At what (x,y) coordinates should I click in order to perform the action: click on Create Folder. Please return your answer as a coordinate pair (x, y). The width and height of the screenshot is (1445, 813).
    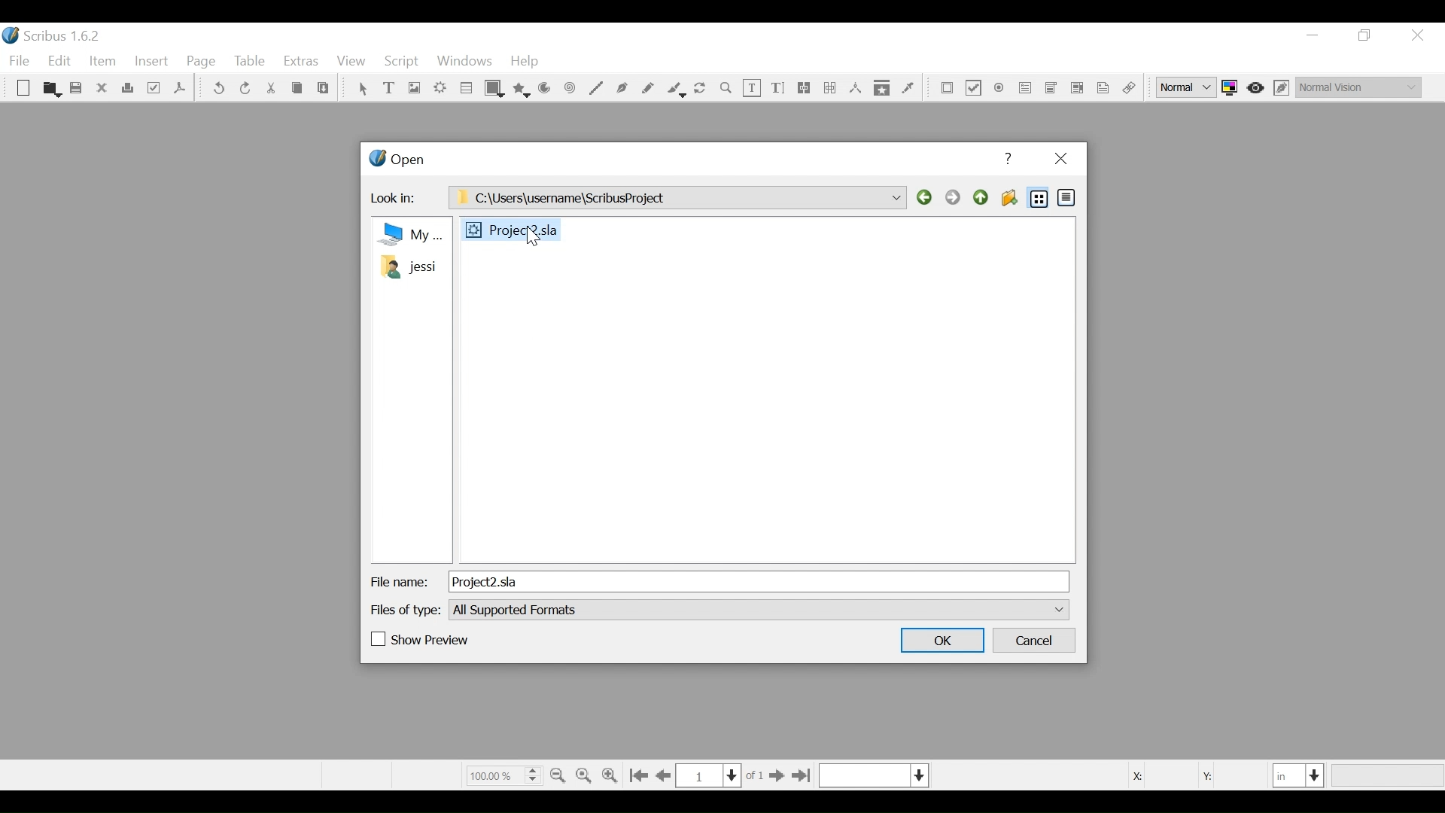
    Looking at the image, I should click on (1008, 198).